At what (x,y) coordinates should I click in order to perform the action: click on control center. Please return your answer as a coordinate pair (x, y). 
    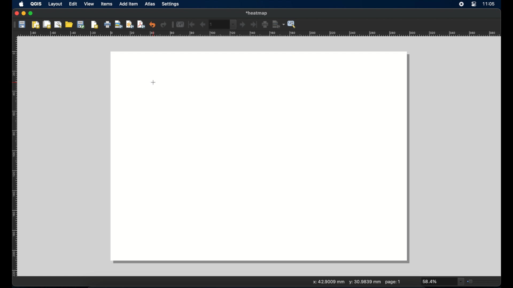
    Looking at the image, I should click on (474, 5).